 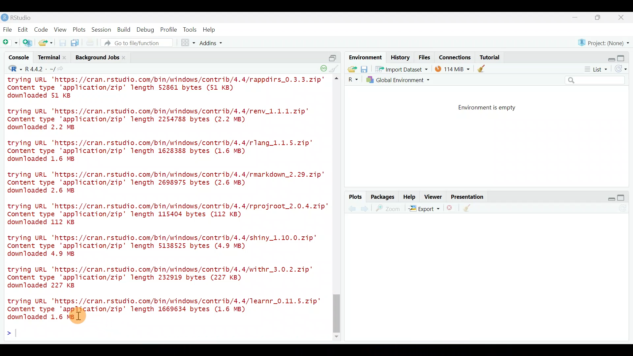 What do you see at coordinates (578, 18) in the screenshot?
I see `minimize` at bounding box center [578, 18].